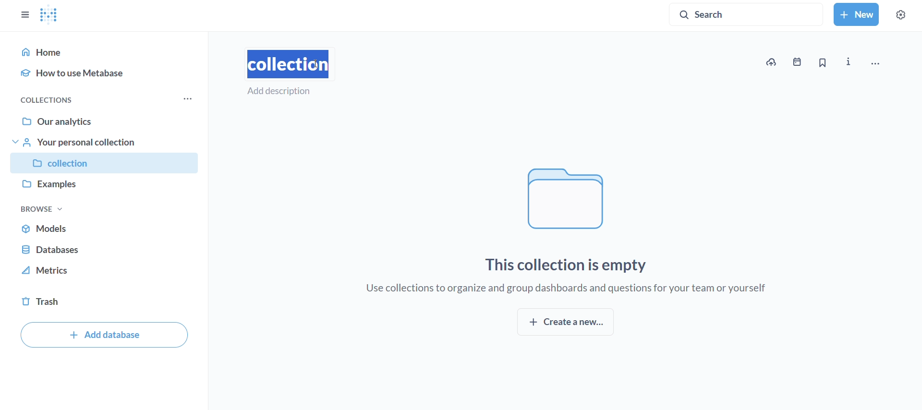  What do you see at coordinates (21, 12) in the screenshot?
I see `close sidebar` at bounding box center [21, 12].